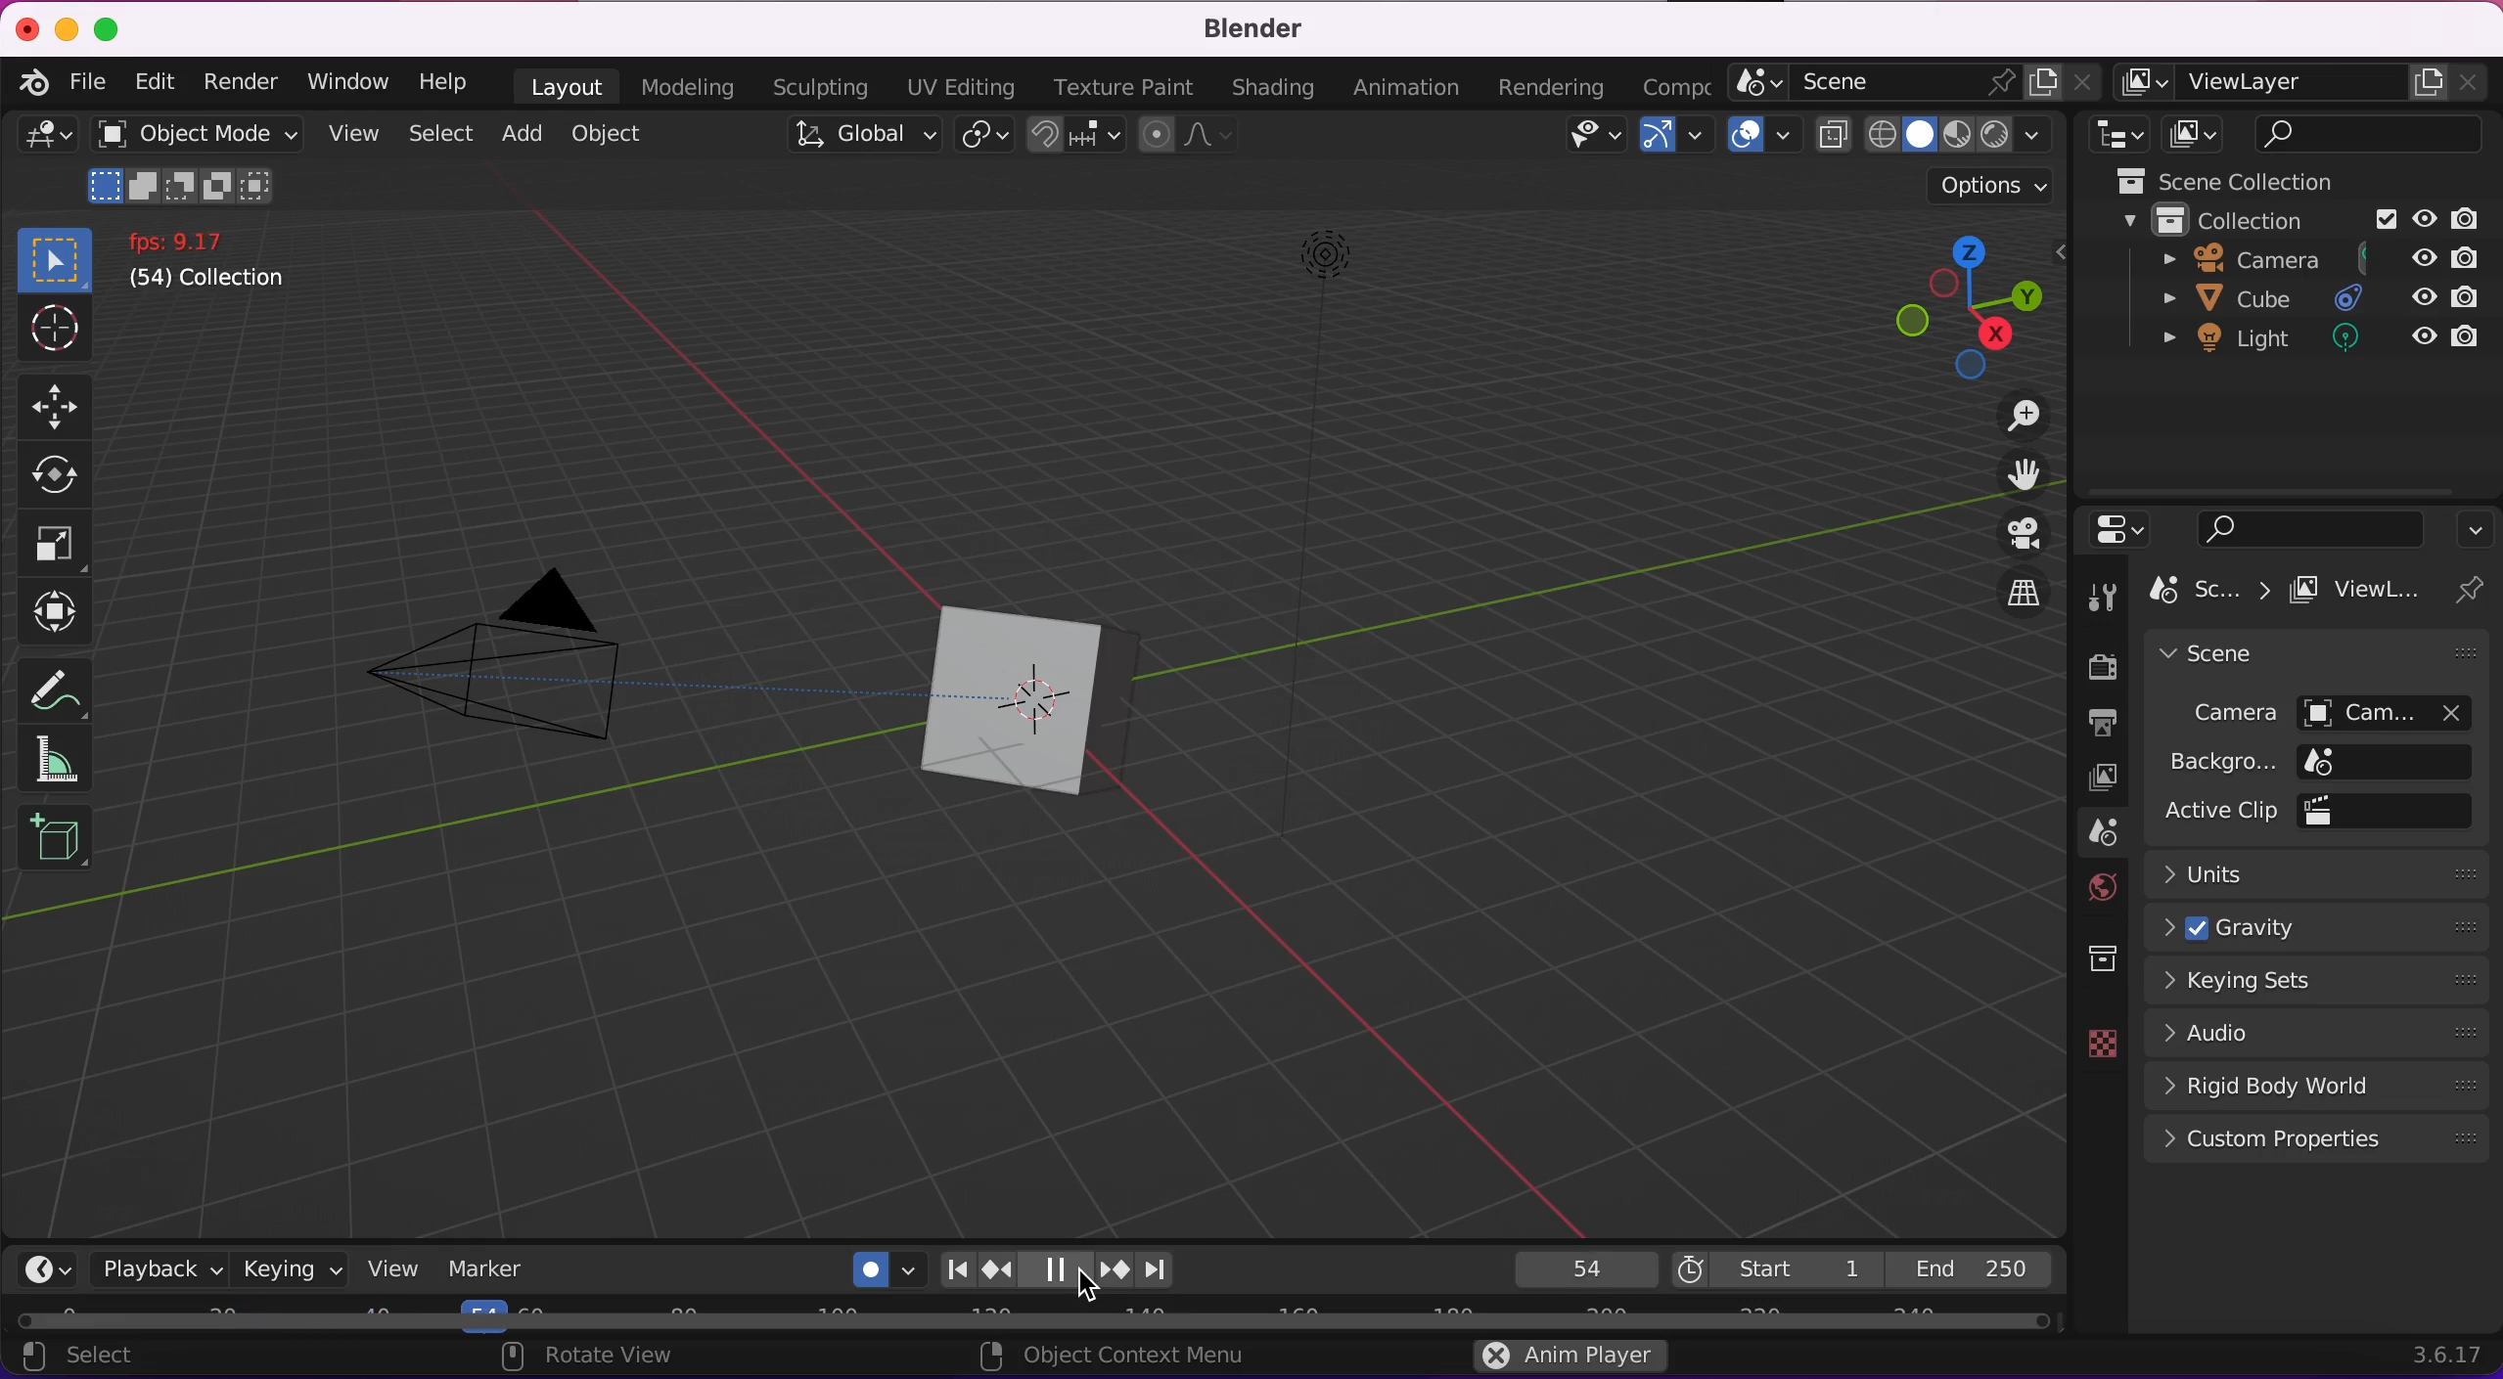 The width and height of the screenshot is (2503, 1379). Describe the element at coordinates (1409, 88) in the screenshot. I see `animation` at that location.